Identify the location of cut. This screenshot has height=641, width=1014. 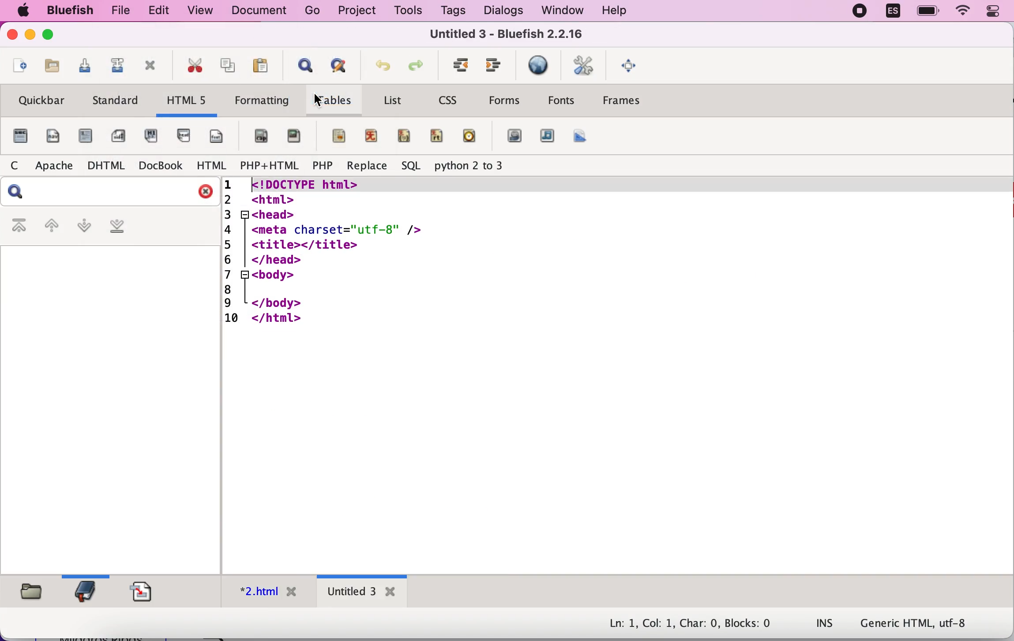
(190, 66).